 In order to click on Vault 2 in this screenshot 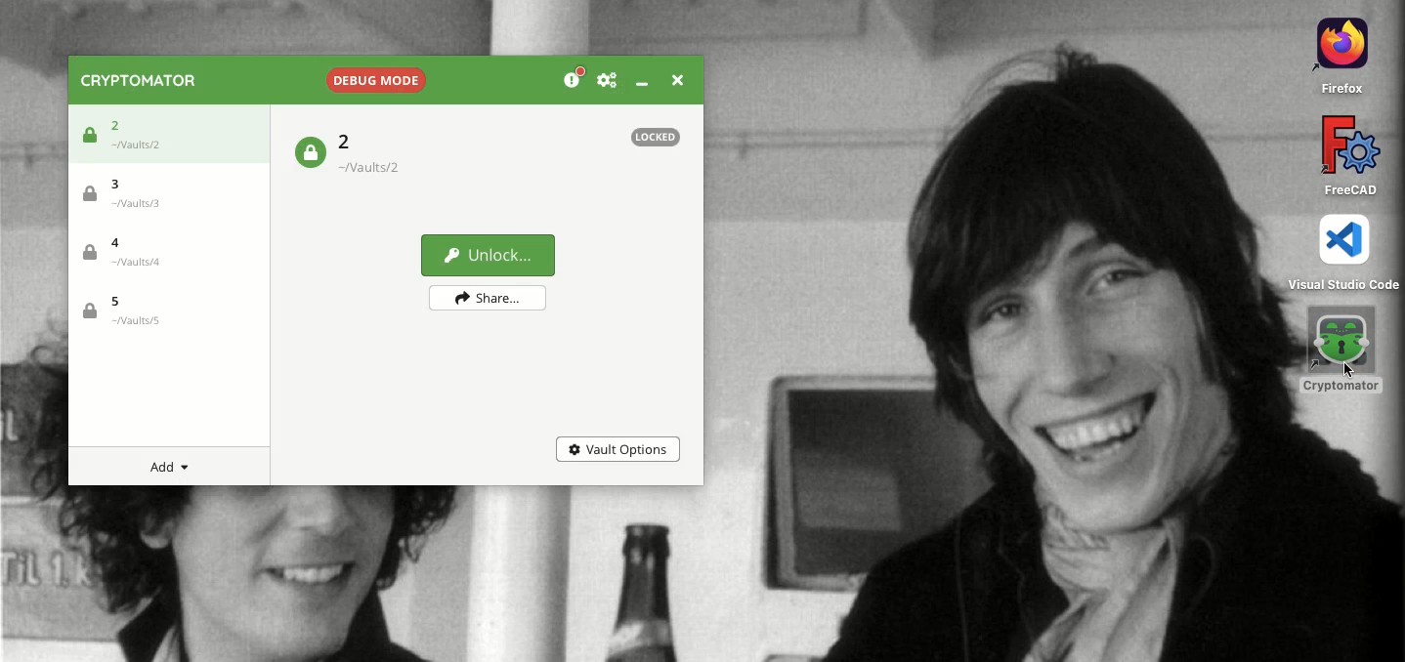, I will do `click(381, 154)`.